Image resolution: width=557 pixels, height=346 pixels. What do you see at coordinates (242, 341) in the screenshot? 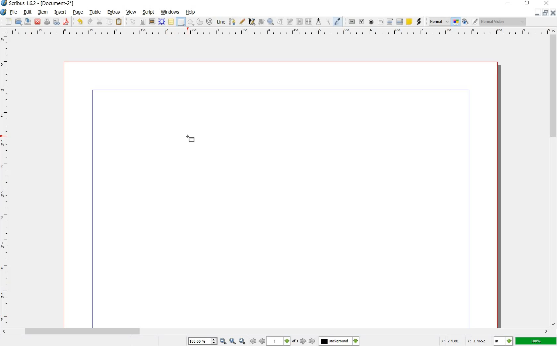
I see `zoom in` at bounding box center [242, 341].